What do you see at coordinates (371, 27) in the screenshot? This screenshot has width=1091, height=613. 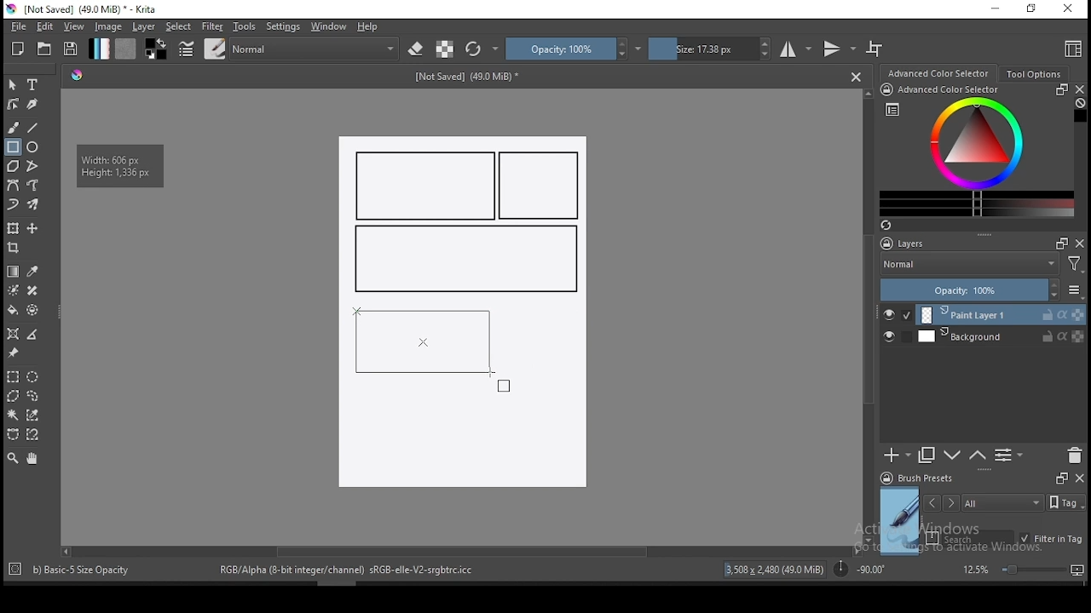 I see `help` at bounding box center [371, 27].